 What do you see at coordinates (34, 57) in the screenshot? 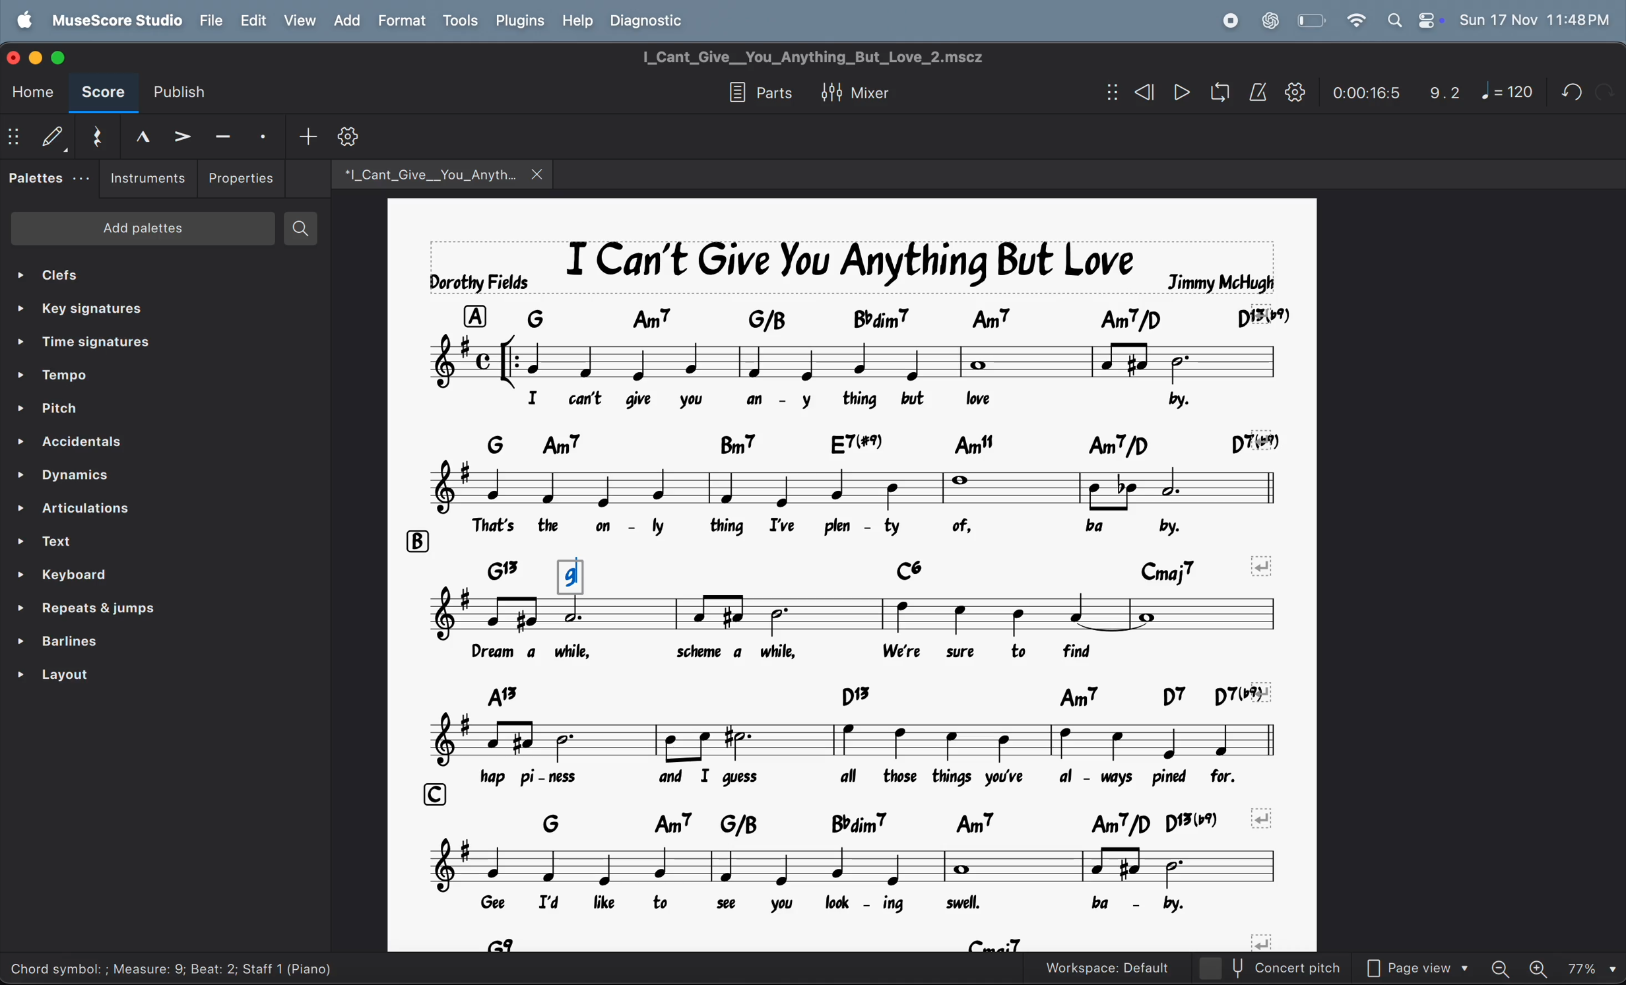
I see `minimize` at bounding box center [34, 57].